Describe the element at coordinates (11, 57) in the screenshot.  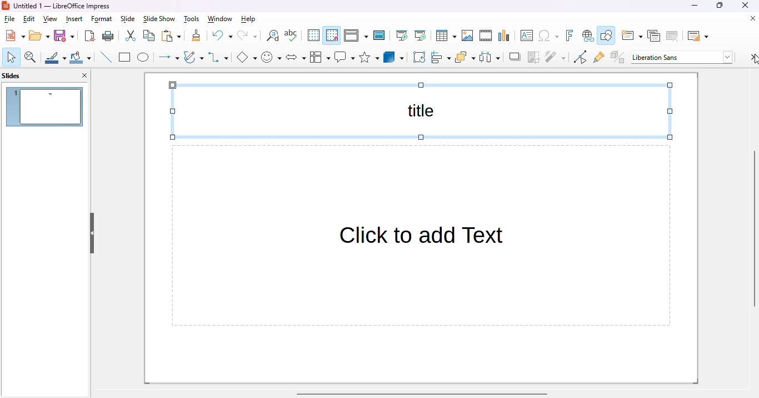
I see `select` at that location.